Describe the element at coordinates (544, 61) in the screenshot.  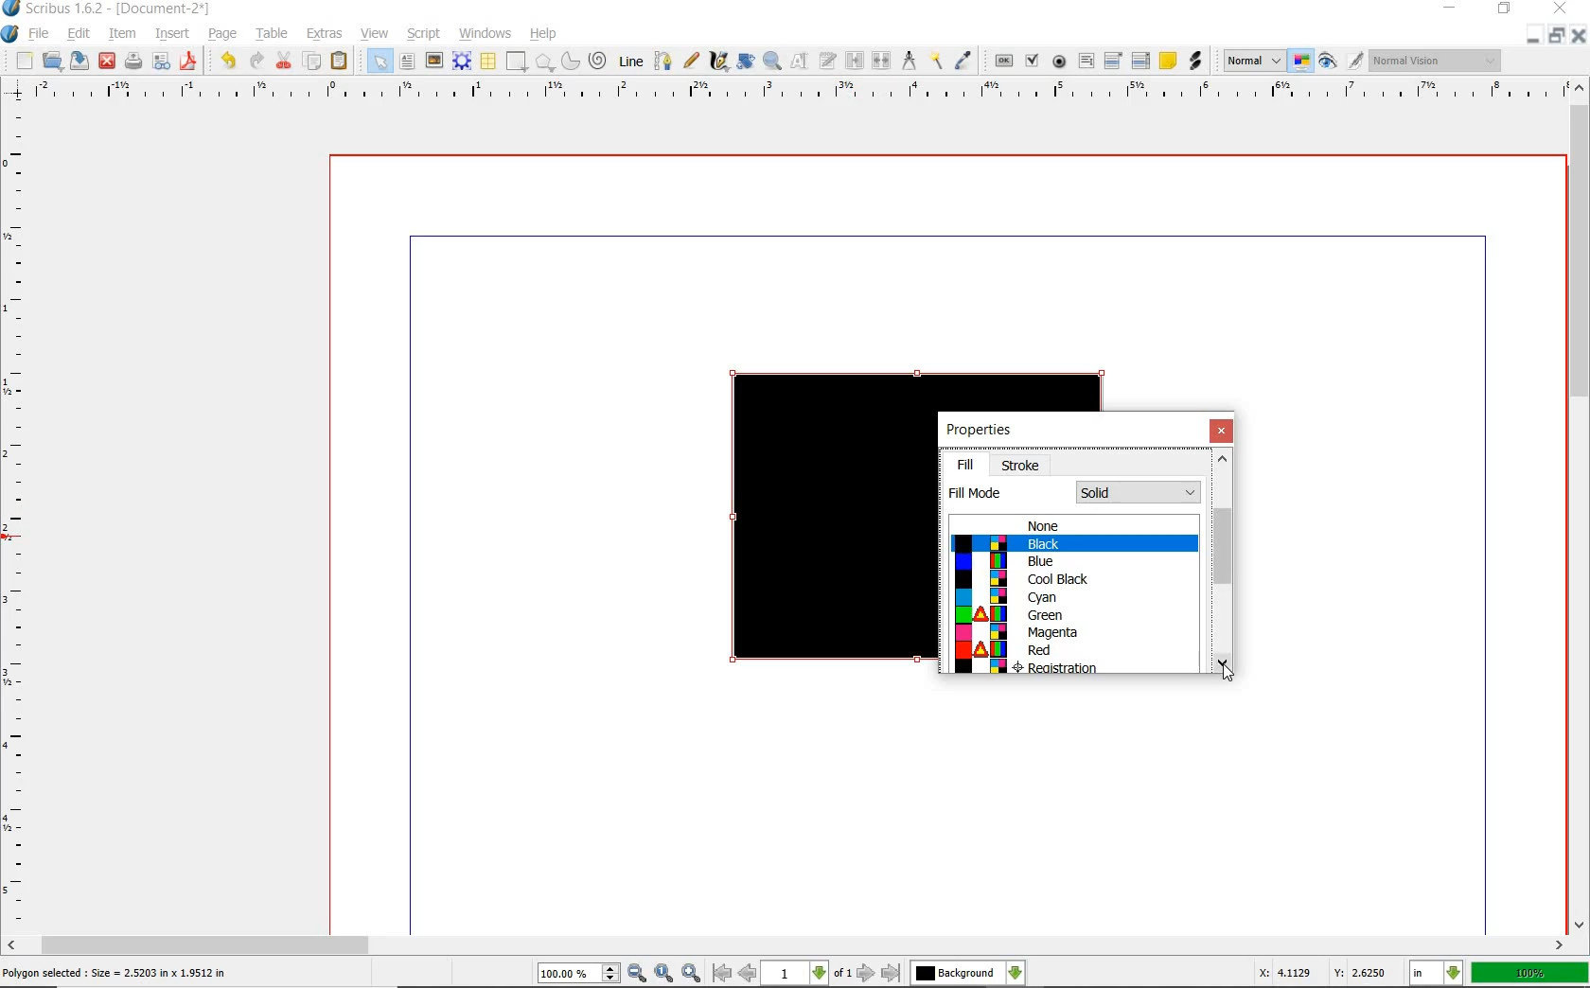
I see `polygon` at that location.